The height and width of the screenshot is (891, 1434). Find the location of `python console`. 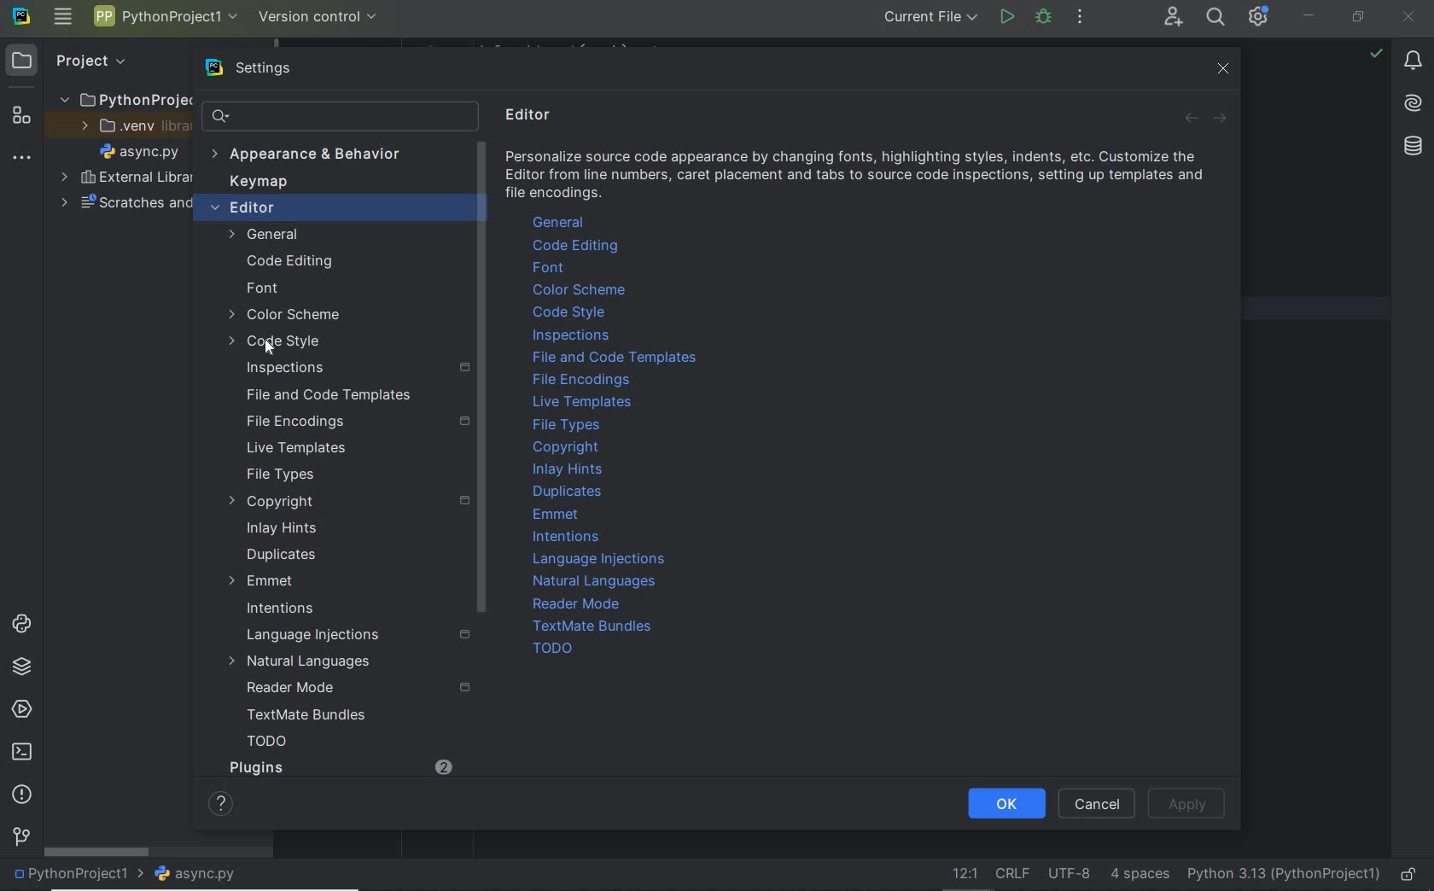

python console is located at coordinates (21, 625).